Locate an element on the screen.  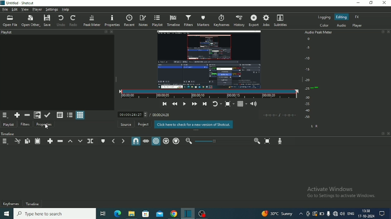
Google Chrome is located at coordinates (173, 214).